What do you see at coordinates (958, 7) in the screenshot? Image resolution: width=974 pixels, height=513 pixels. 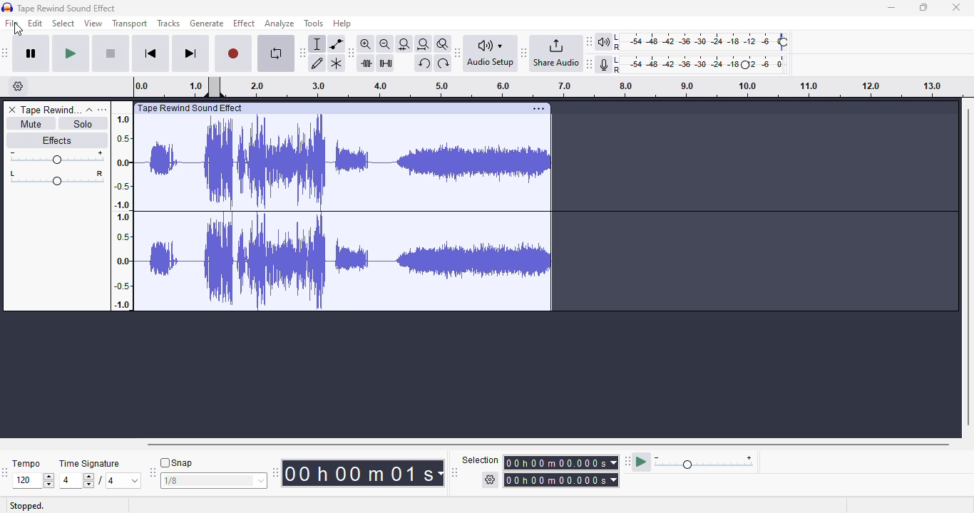 I see `close` at bounding box center [958, 7].